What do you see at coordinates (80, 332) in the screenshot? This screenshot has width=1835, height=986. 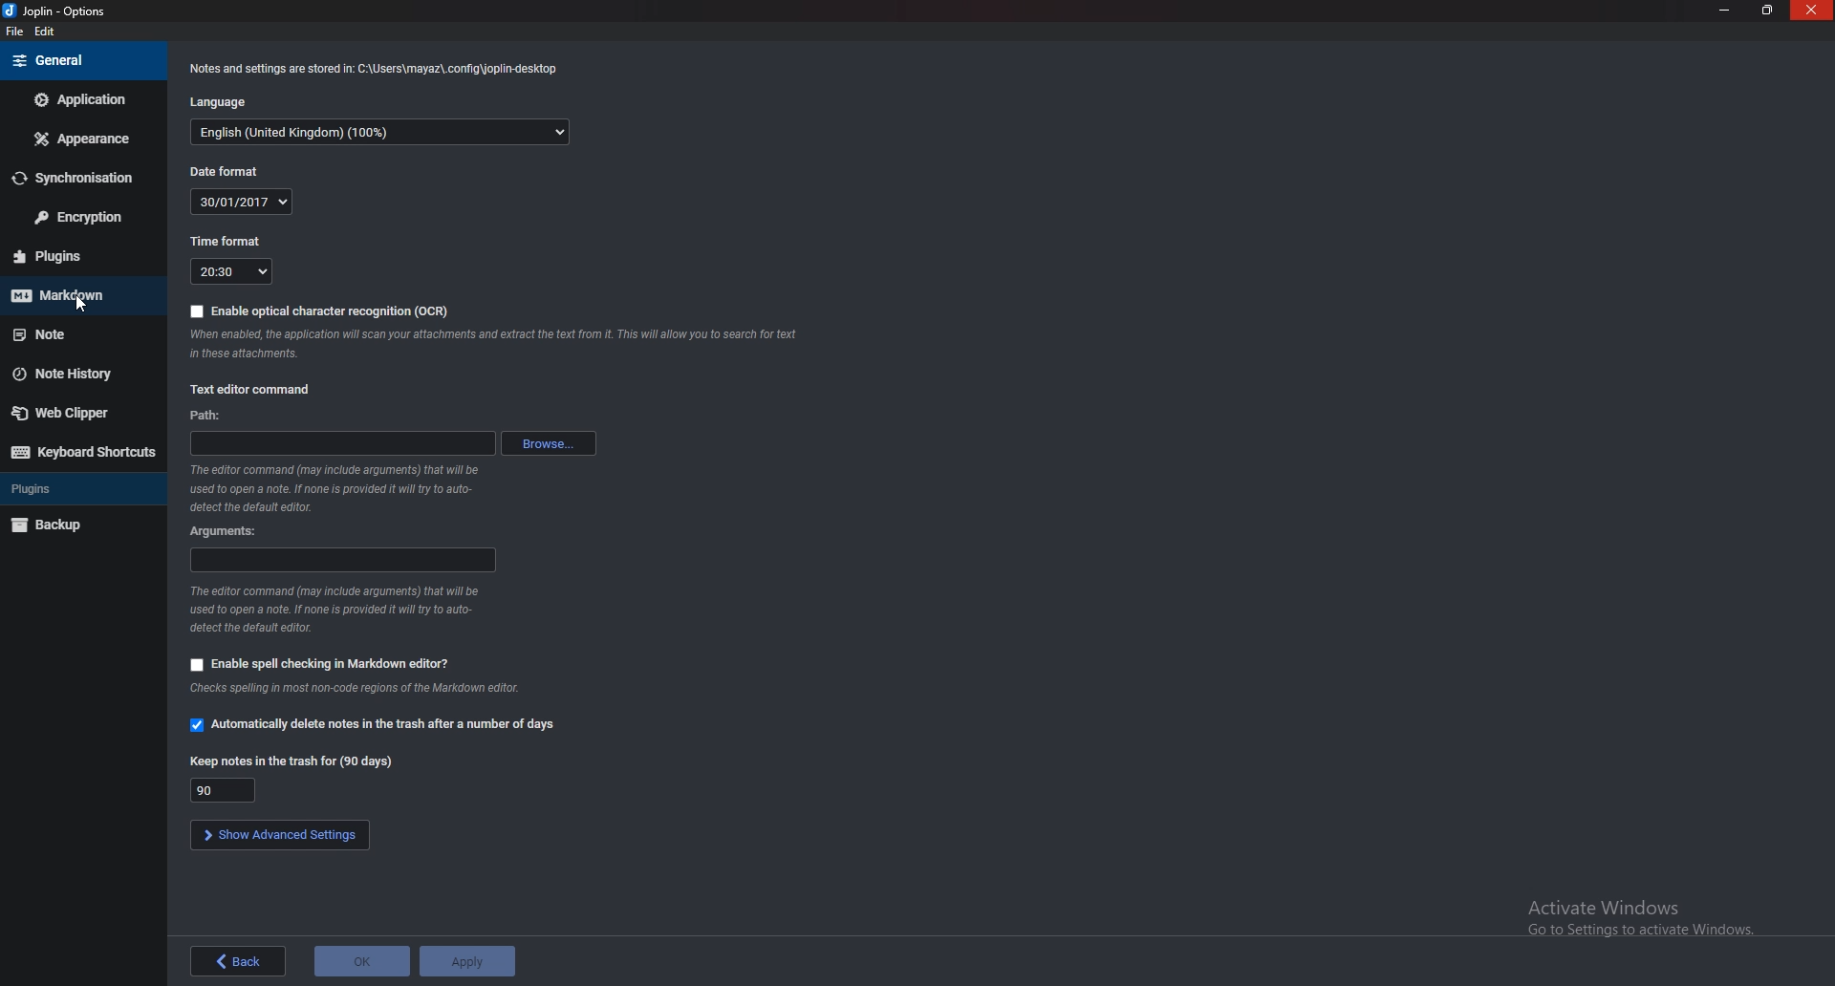 I see `Note` at bounding box center [80, 332].